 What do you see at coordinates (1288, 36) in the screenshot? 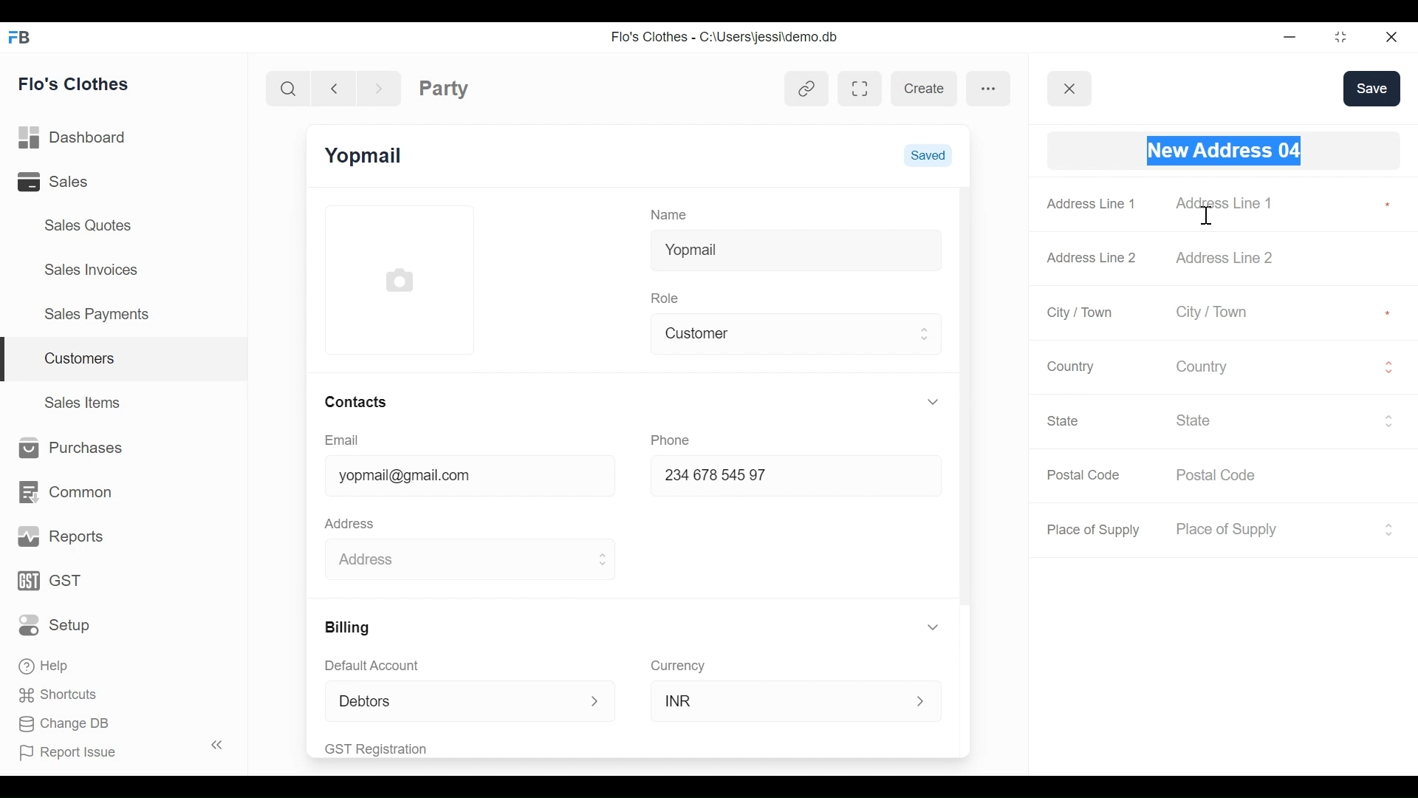
I see `minimize` at bounding box center [1288, 36].